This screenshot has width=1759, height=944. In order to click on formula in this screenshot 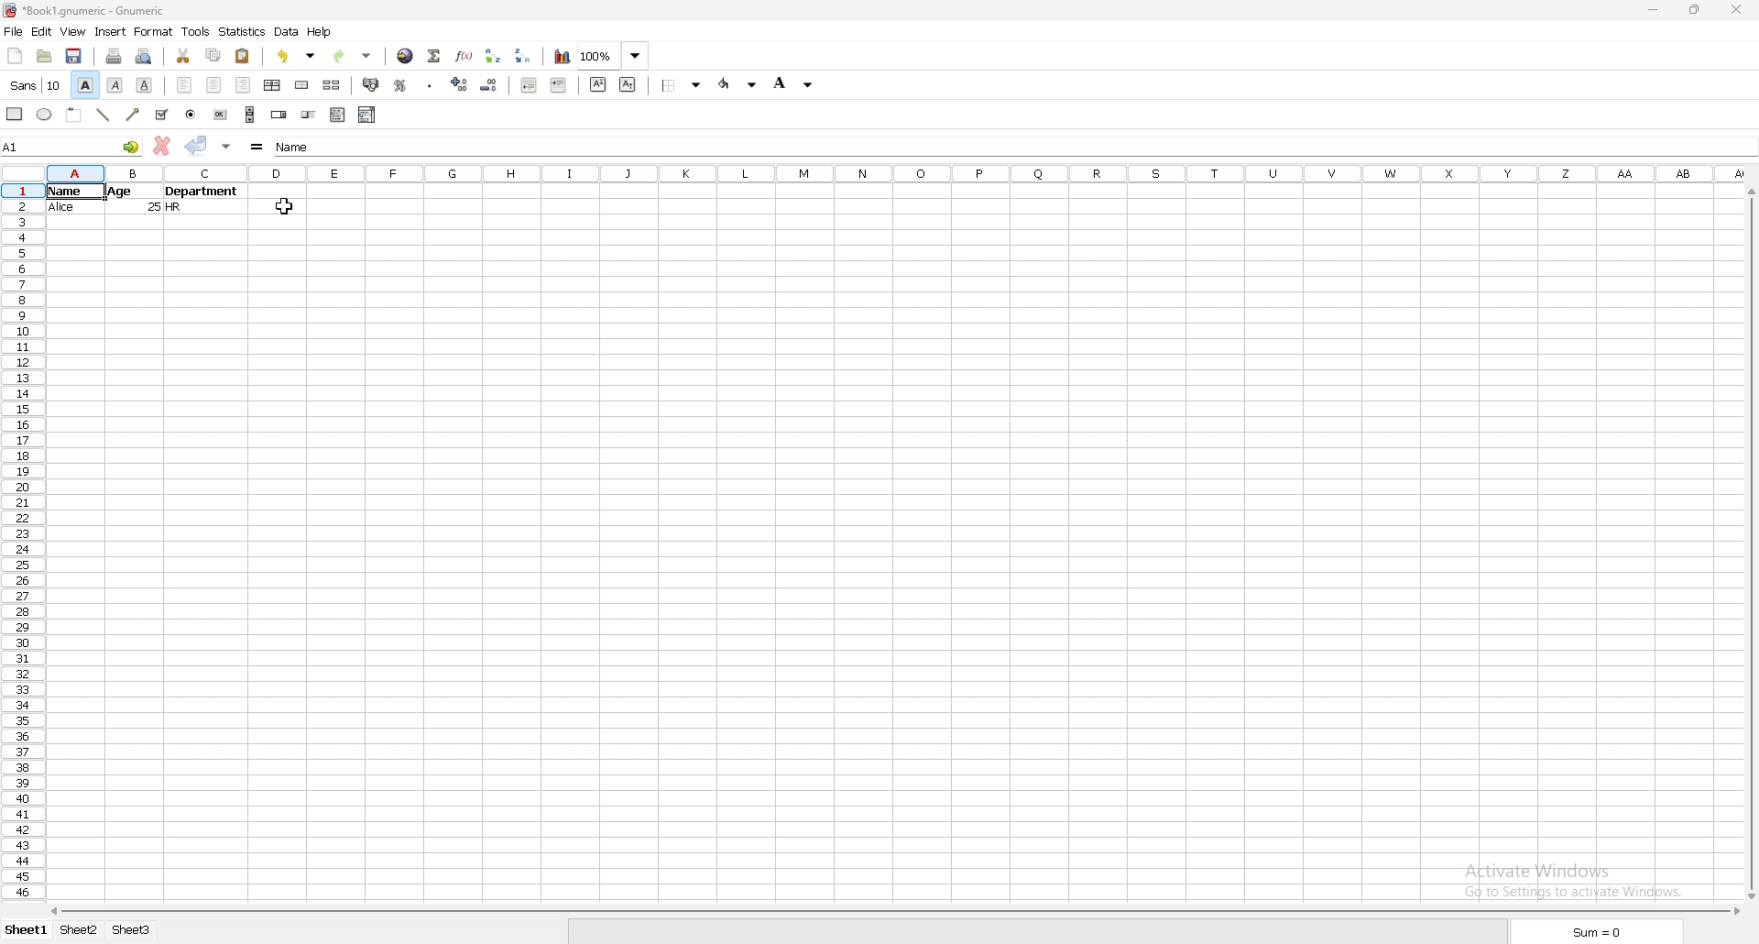, I will do `click(257, 147)`.